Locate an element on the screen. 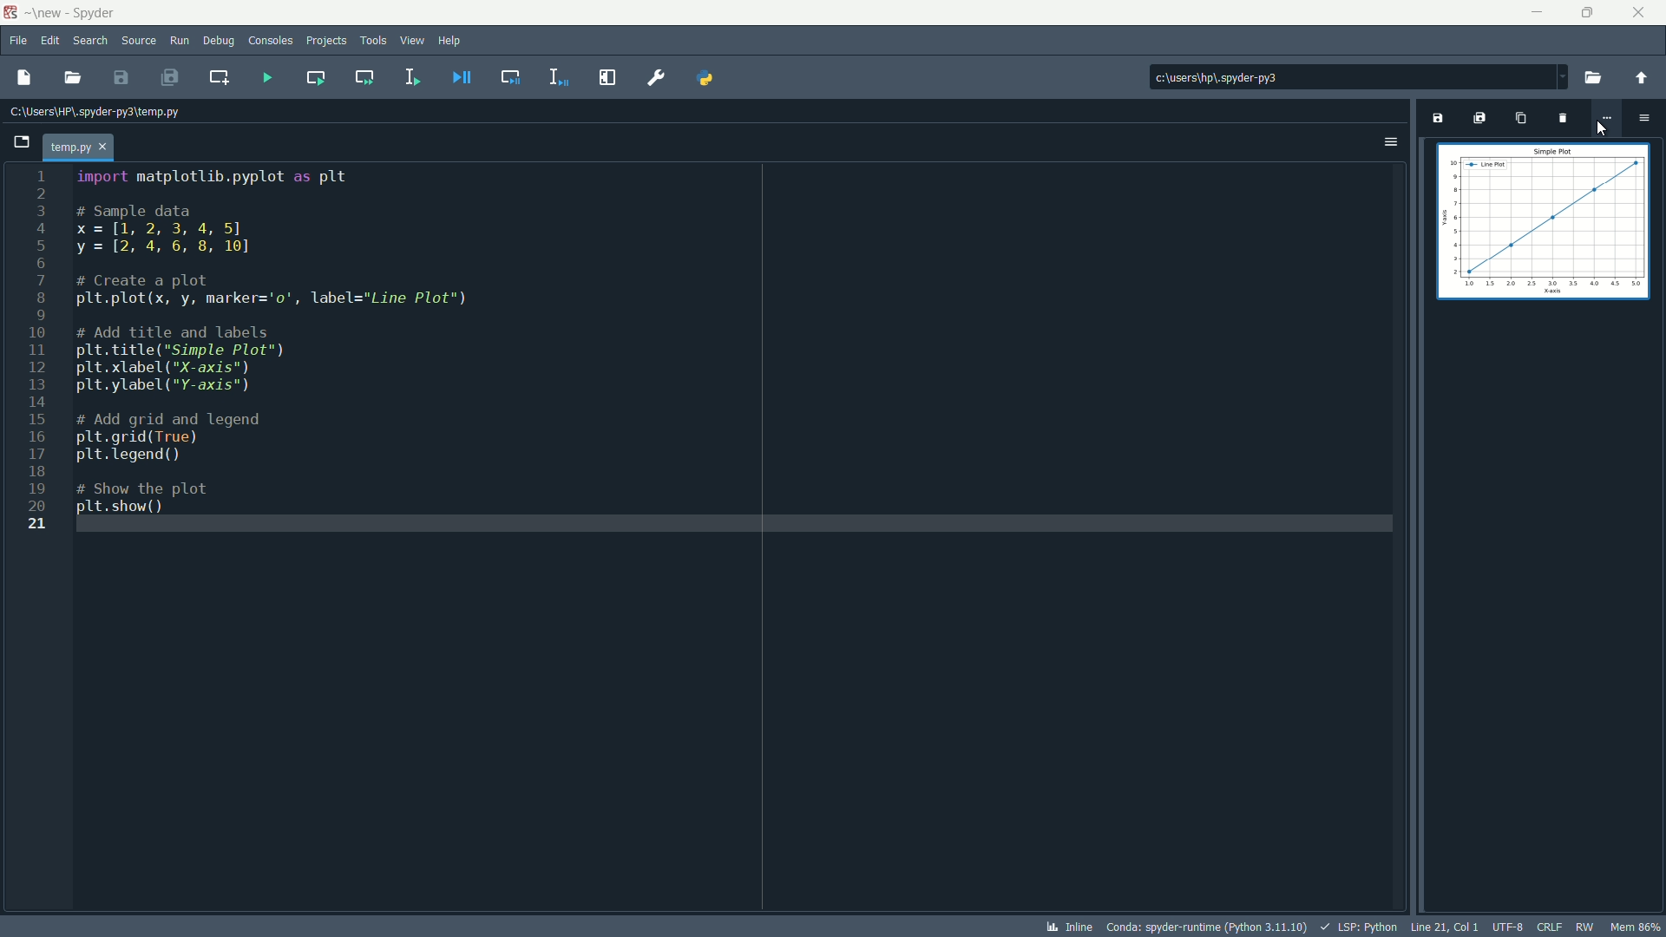 This screenshot has width=1666, height=937. crlf is located at coordinates (1549, 927).